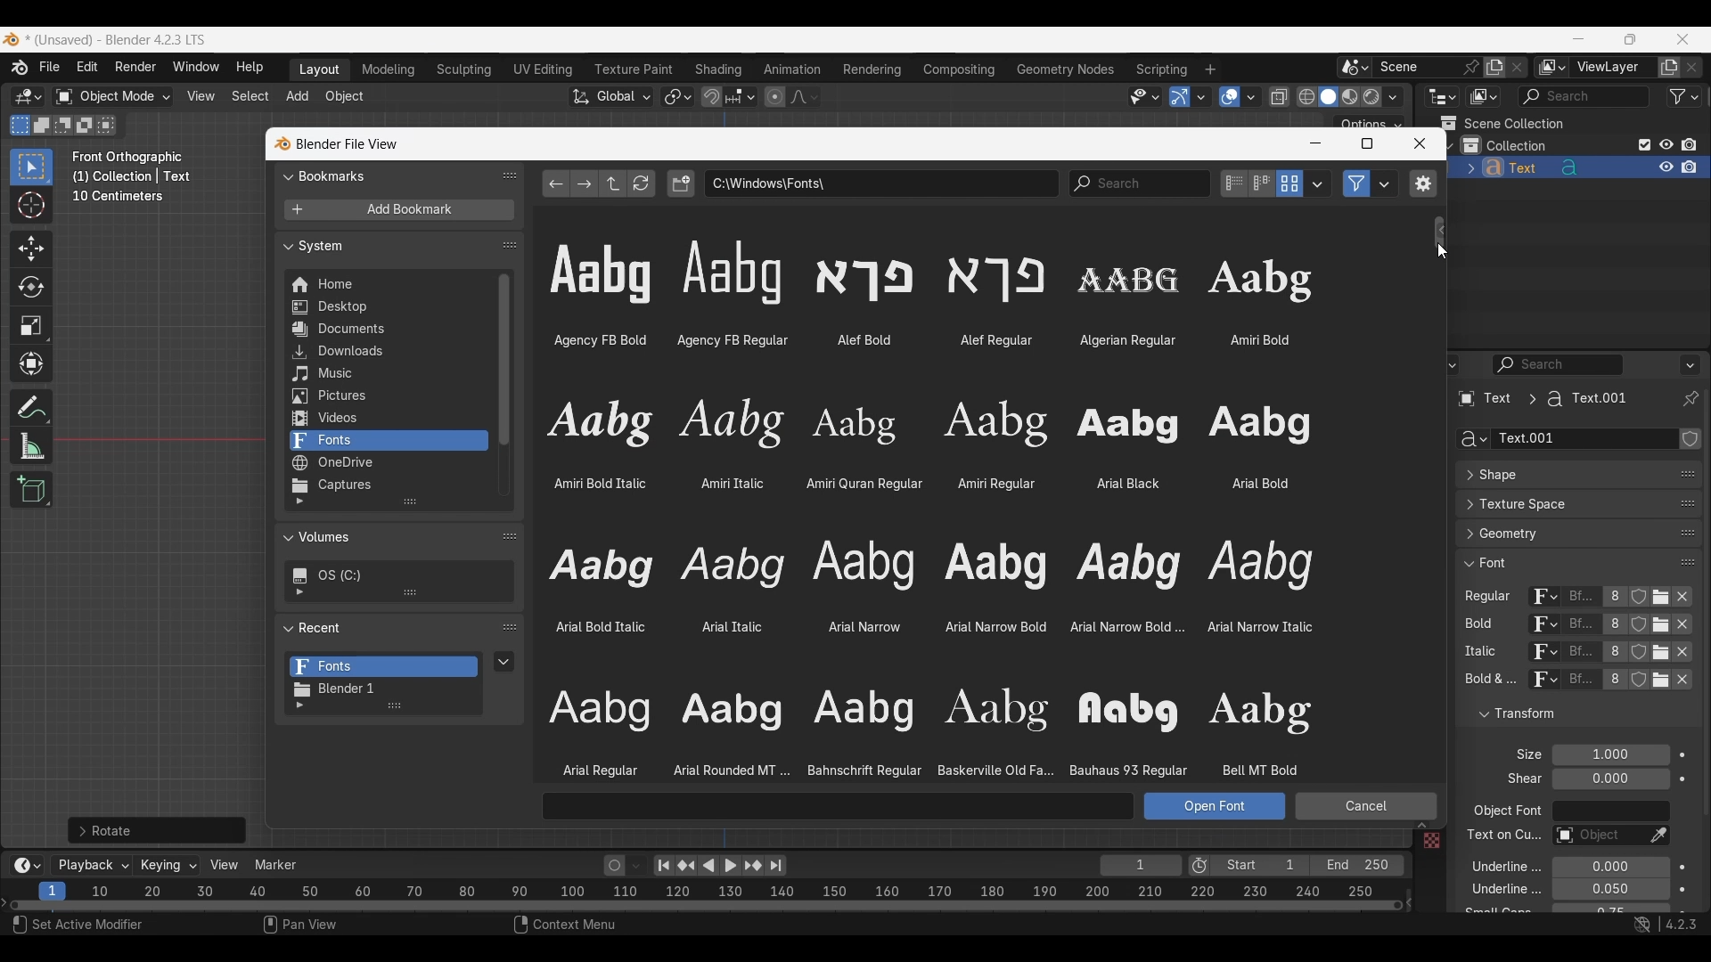 This screenshot has height=962, width=1711. Describe the element at coordinates (1579, 168) in the screenshot. I see `Text object added to collection` at that location.